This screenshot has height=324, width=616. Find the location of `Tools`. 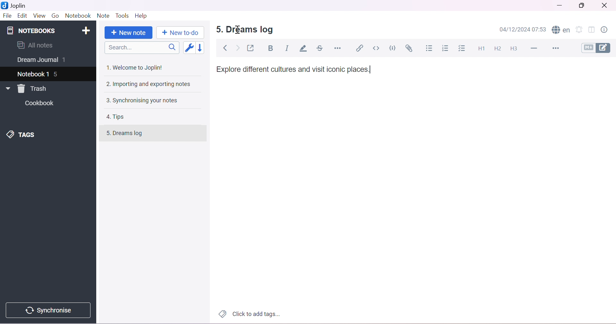

Tools is located at coordinates (123, 16).